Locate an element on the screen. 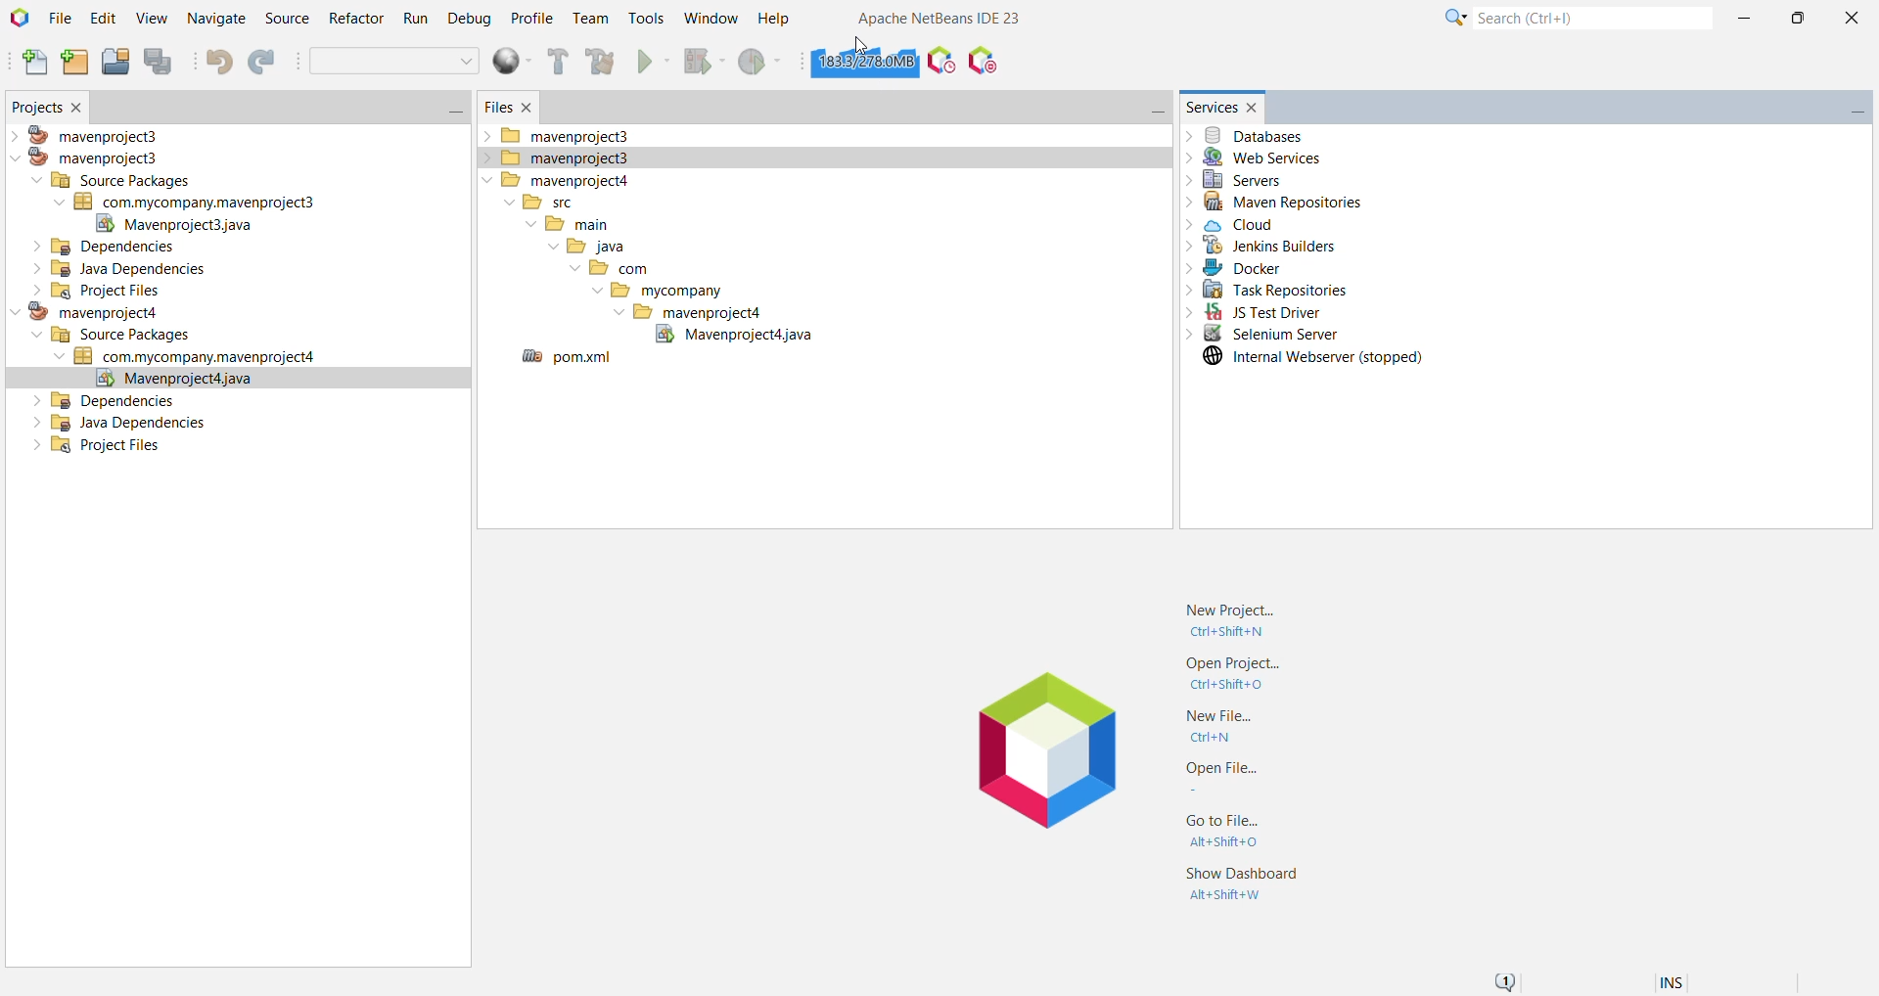 This screenshot has width=1879, height=996. Show Dashboard is located at coordinates (1242, 885).